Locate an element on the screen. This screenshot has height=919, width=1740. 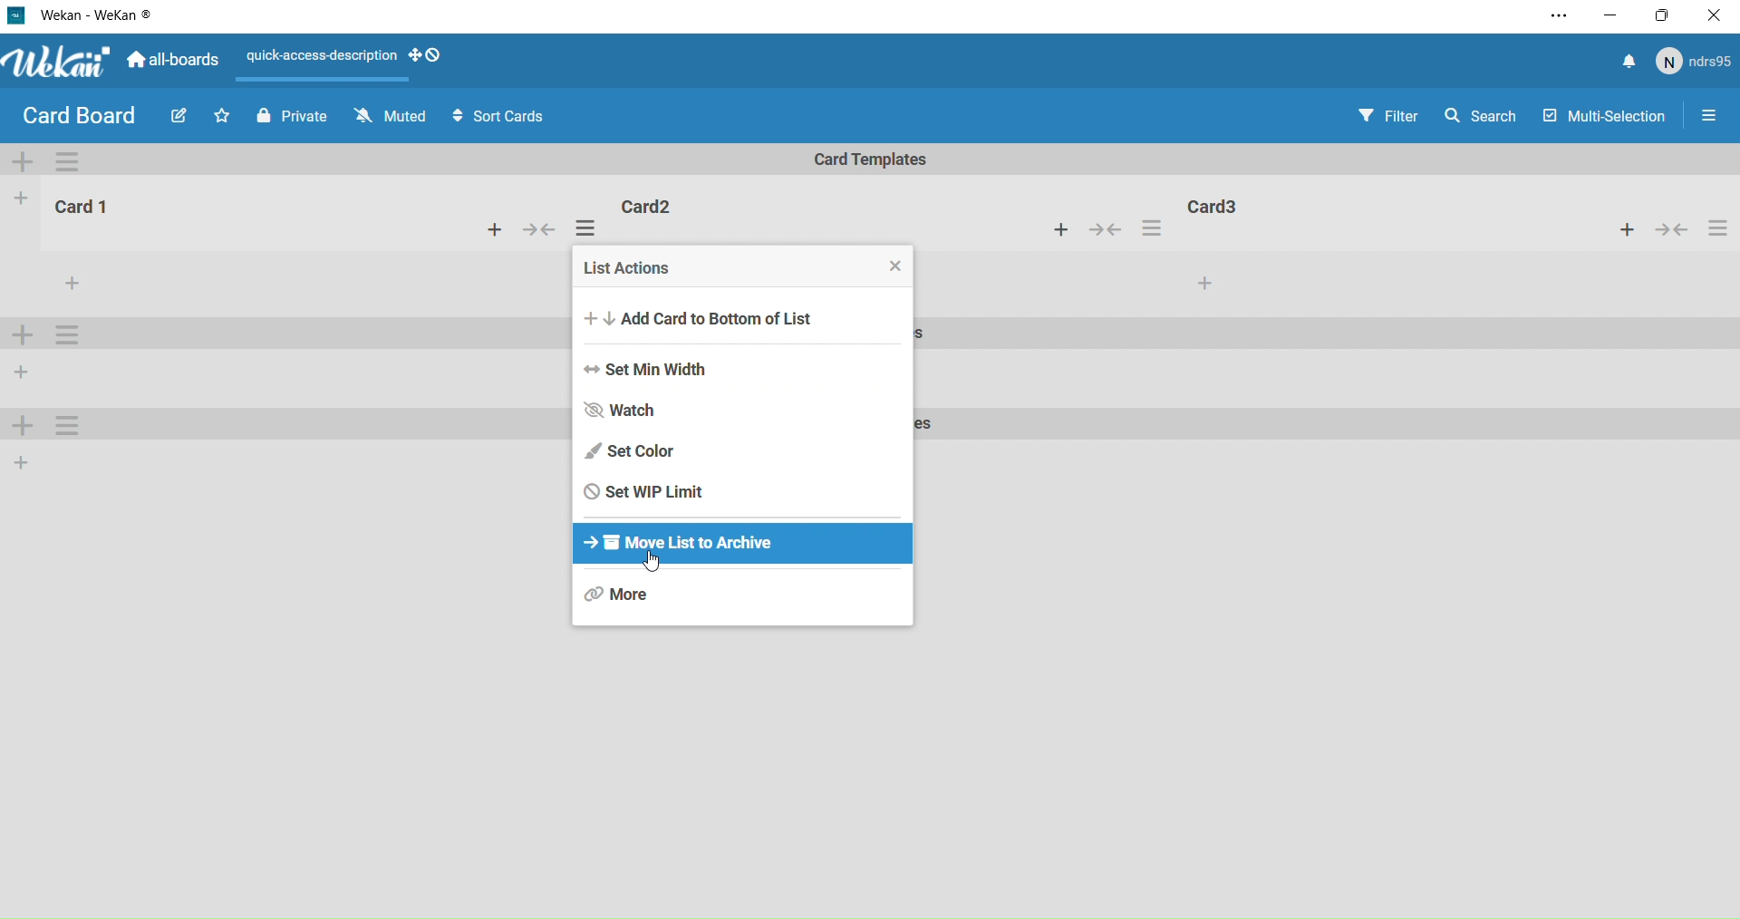
Card is located at coordinates (1274, 208).